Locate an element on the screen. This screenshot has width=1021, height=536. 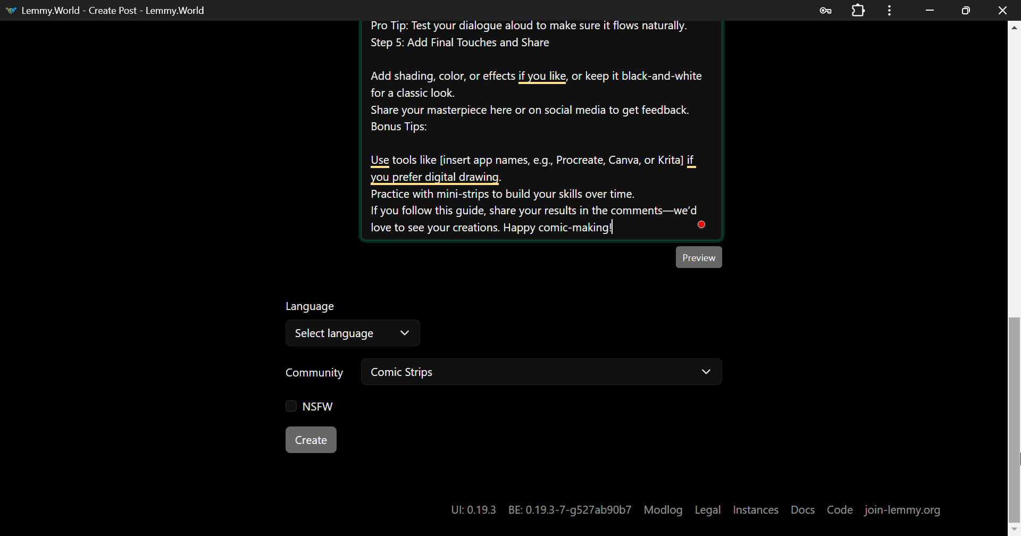
Code is located at coordinates (842, 509).